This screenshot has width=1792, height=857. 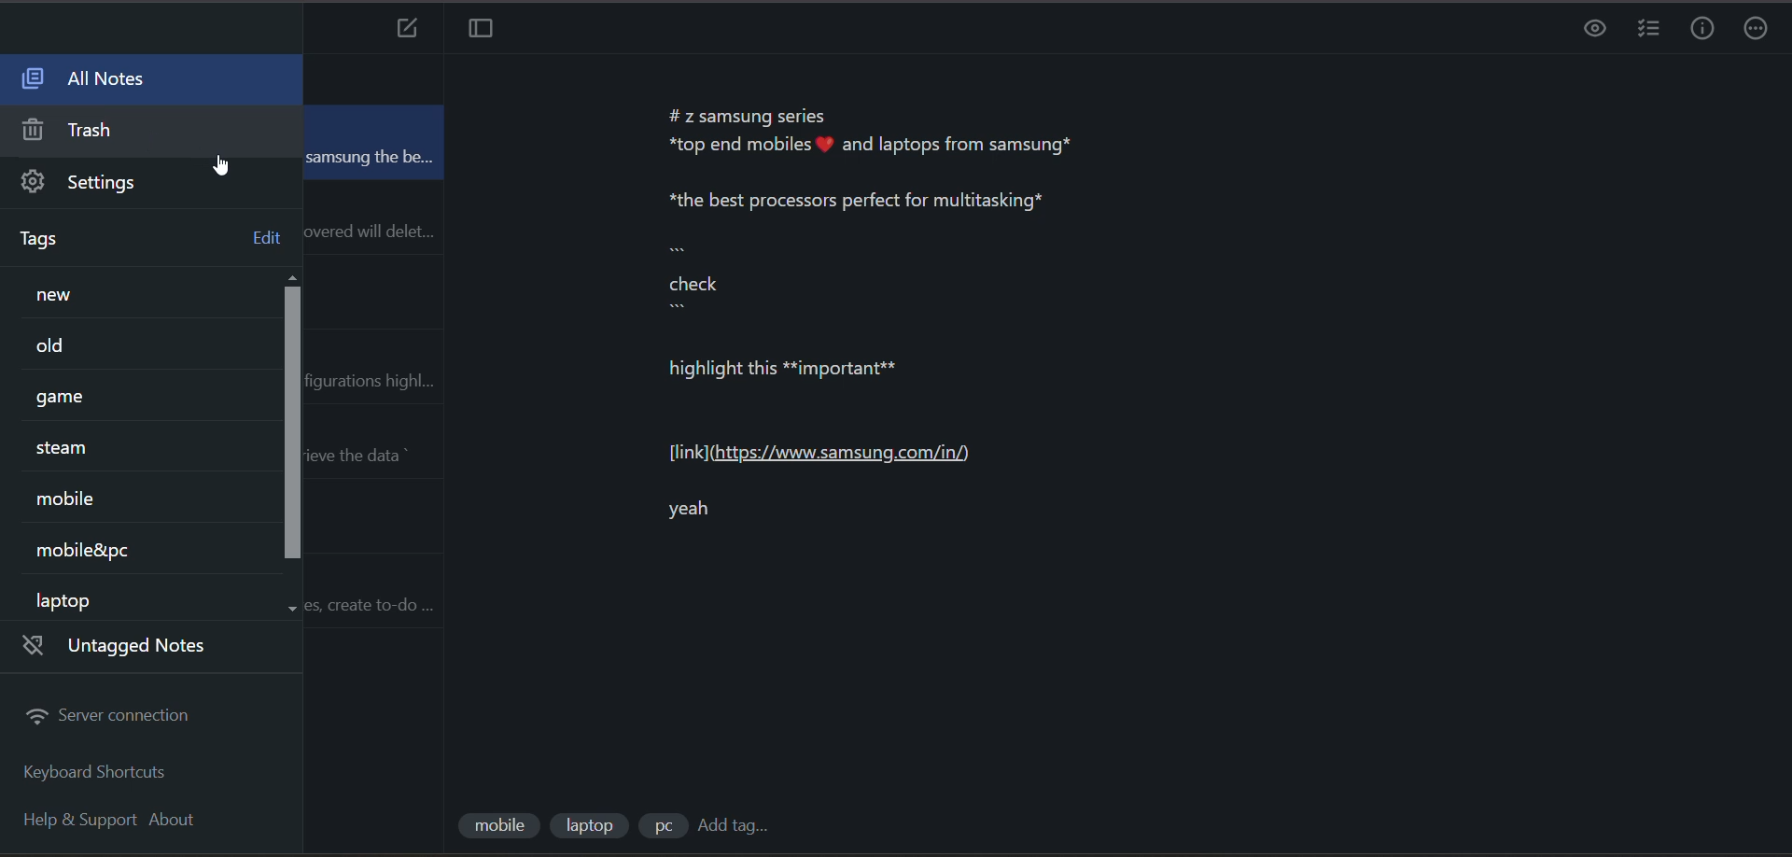 What do you see at coordinates (116, 79) in the screenshot?
I see `all notes` at bounding box center [116, 79].